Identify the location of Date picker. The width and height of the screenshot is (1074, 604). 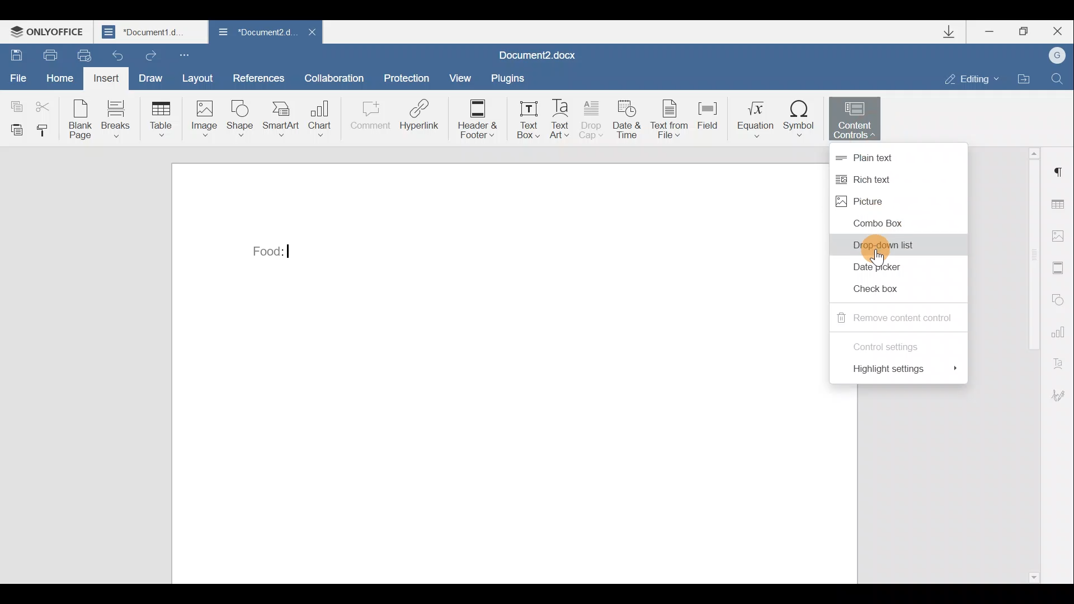
(886, 266).